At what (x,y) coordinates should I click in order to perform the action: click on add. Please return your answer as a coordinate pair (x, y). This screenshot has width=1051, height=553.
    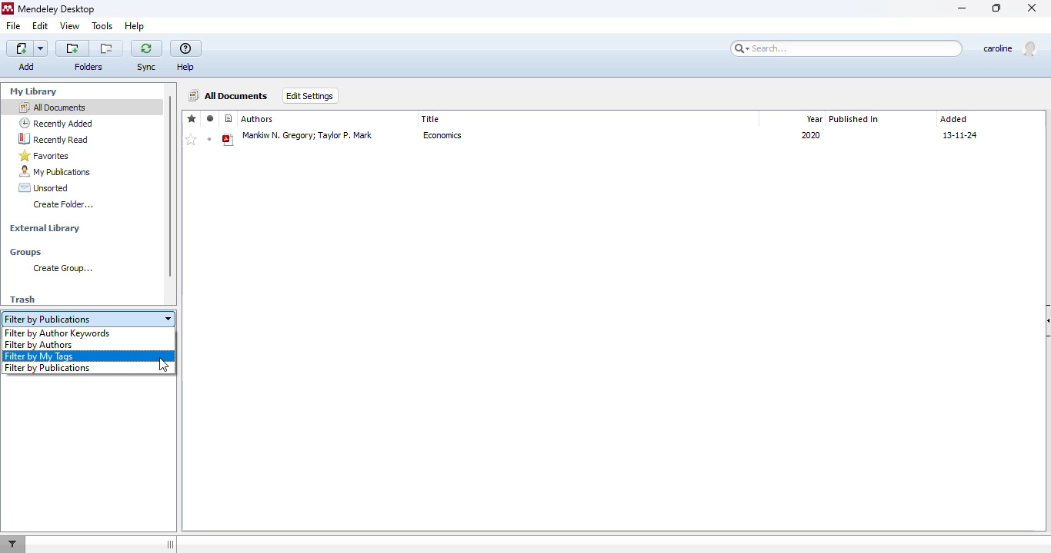
    Looking at the image, I should click on (28, 56).